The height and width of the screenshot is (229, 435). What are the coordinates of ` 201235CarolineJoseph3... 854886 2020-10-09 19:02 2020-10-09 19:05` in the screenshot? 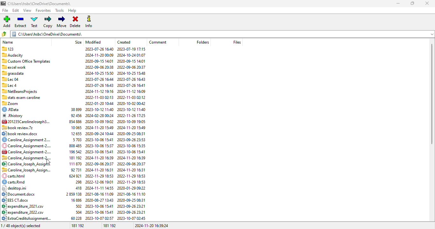 It's located at (74, 121).